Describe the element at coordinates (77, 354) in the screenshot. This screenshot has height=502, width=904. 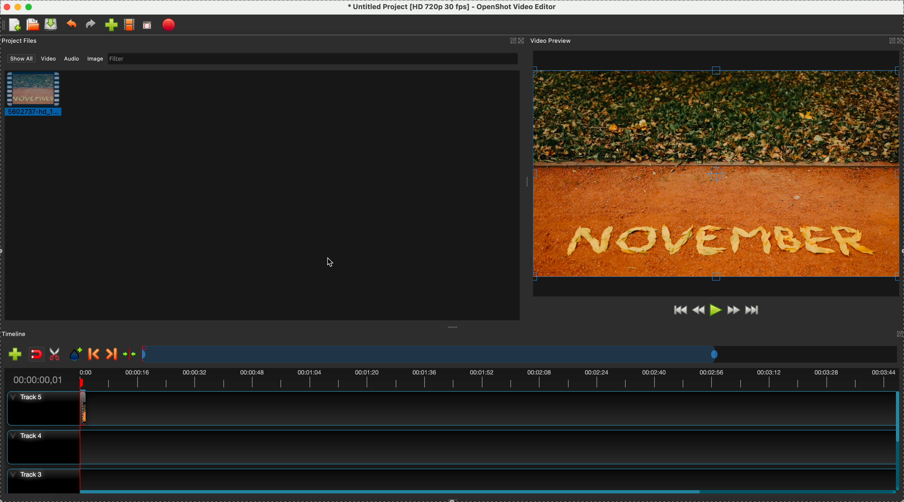
I see `add mark` at that location.